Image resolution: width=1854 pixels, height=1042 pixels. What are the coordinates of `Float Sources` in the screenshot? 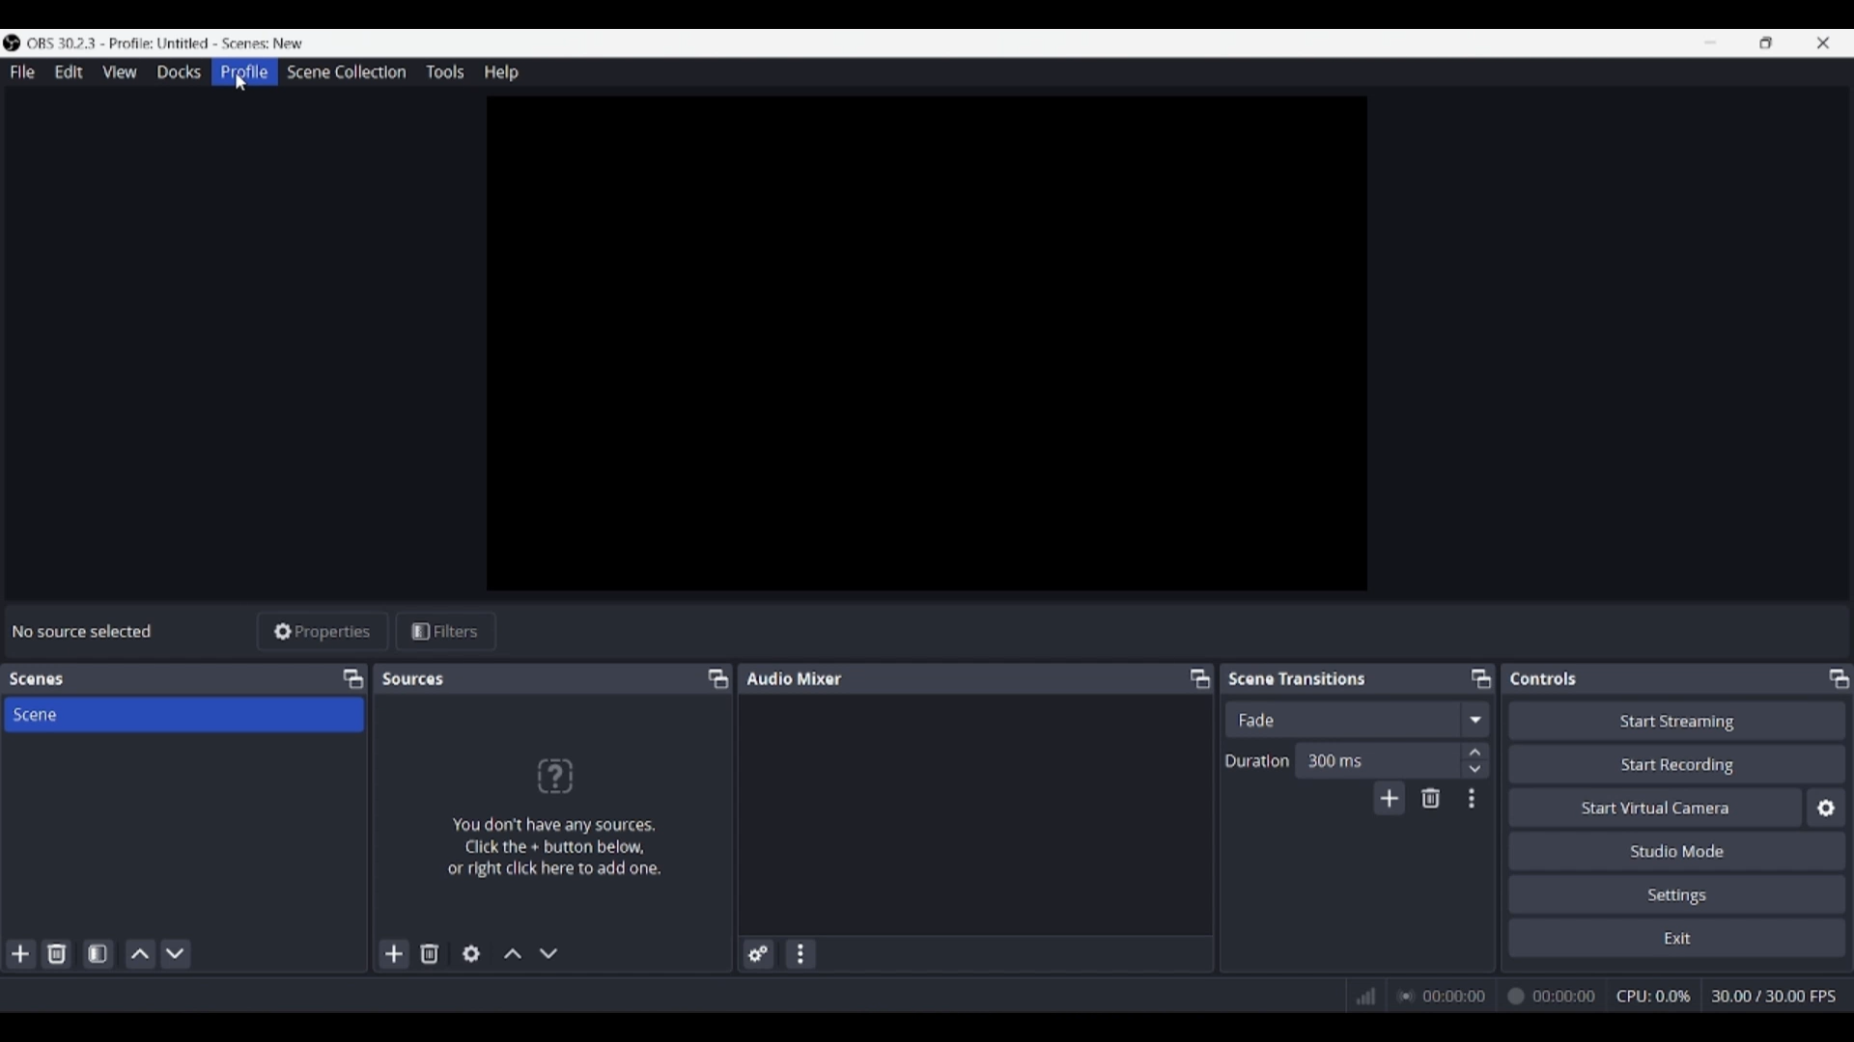 It's located at (718, 678).